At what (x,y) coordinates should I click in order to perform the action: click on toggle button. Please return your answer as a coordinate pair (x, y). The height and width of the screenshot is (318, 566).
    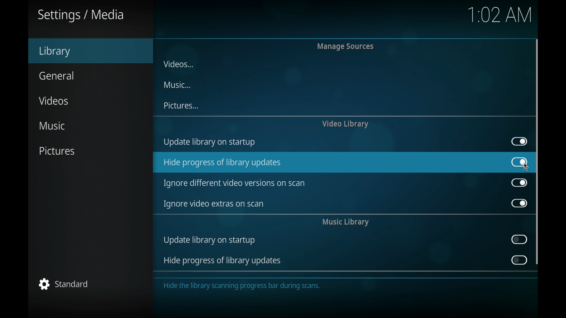
    Looking at the image, I should click on (519, 183).